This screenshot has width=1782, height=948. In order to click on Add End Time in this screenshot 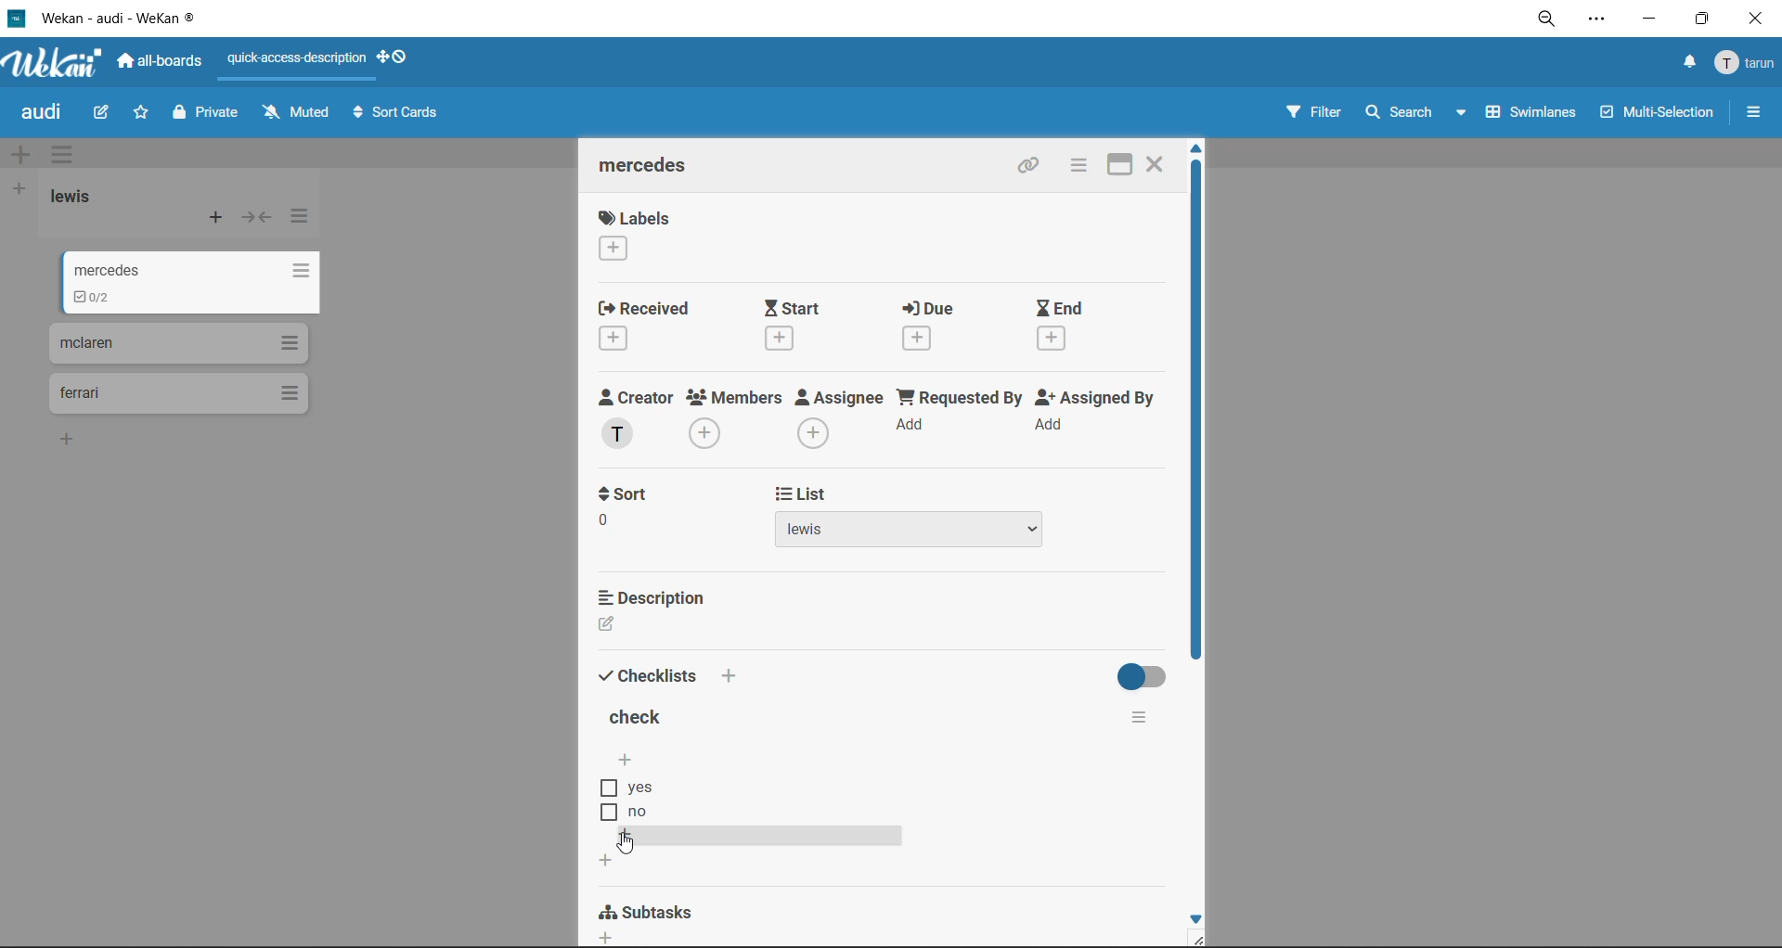, I will do `click(1058, 339)`.